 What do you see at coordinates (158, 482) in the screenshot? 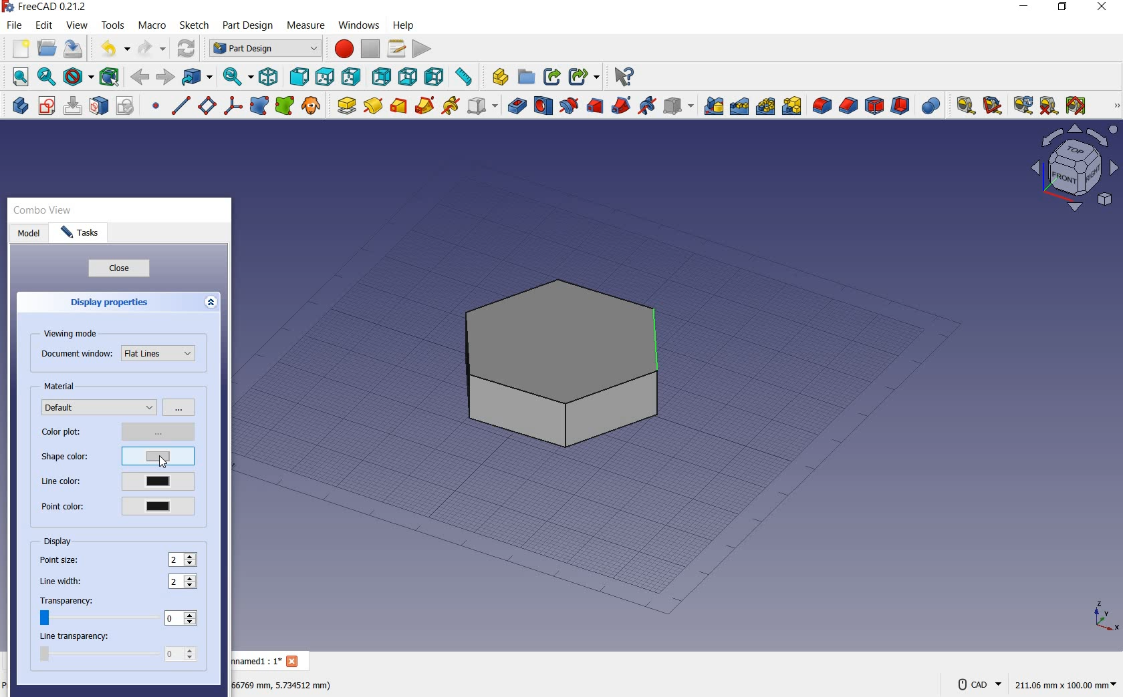
I see `current line color` at bounding box center [158, 482].